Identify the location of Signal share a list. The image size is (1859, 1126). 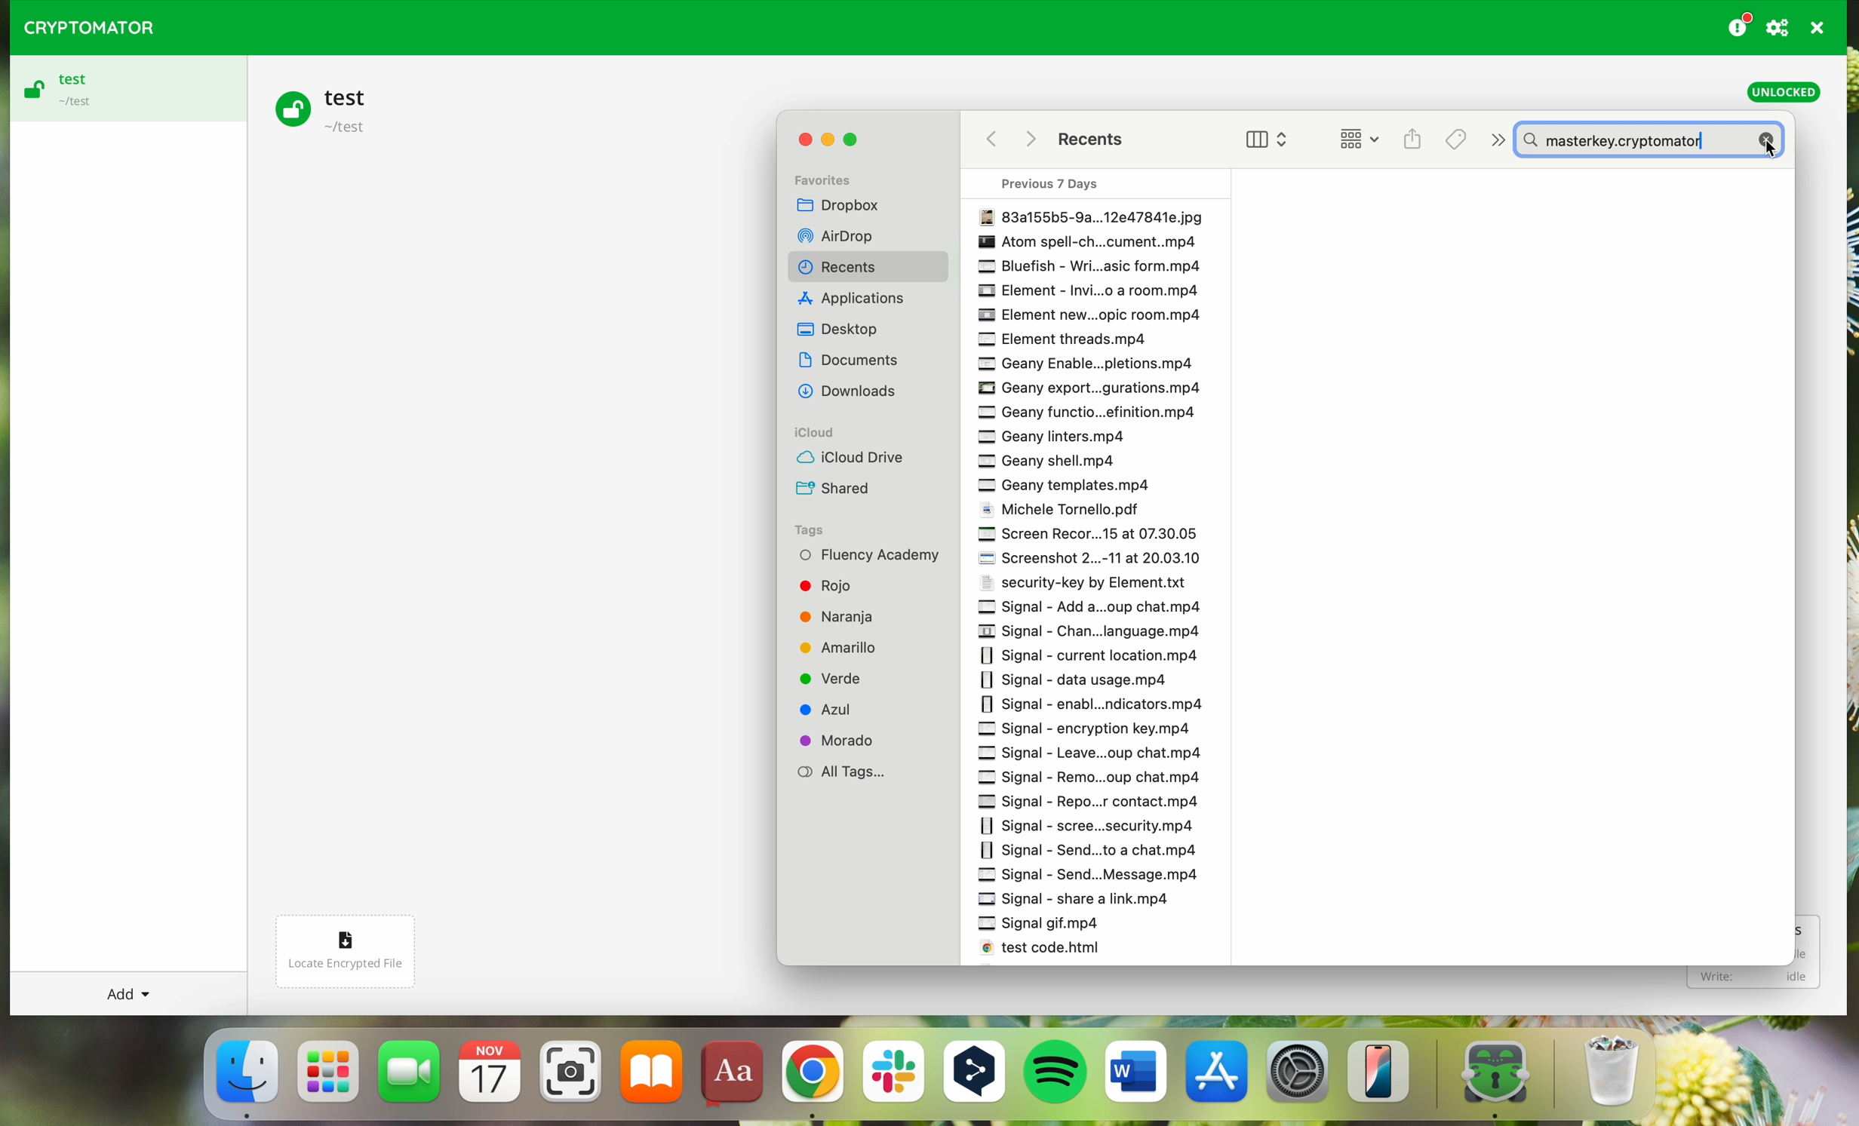
(1084, 900).